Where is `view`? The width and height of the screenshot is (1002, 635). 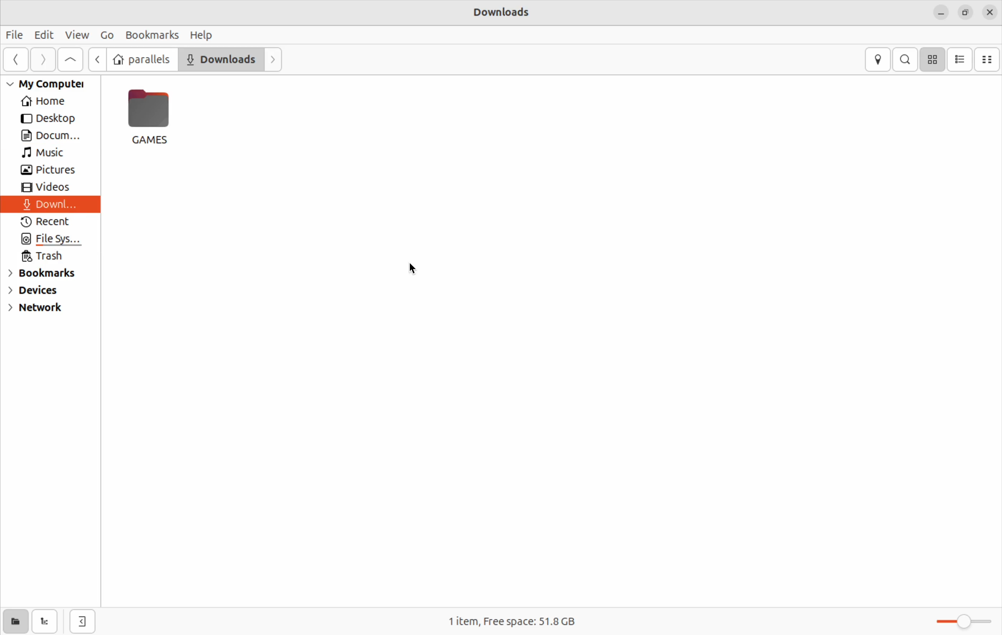
view is located at coordinates (76, 35).